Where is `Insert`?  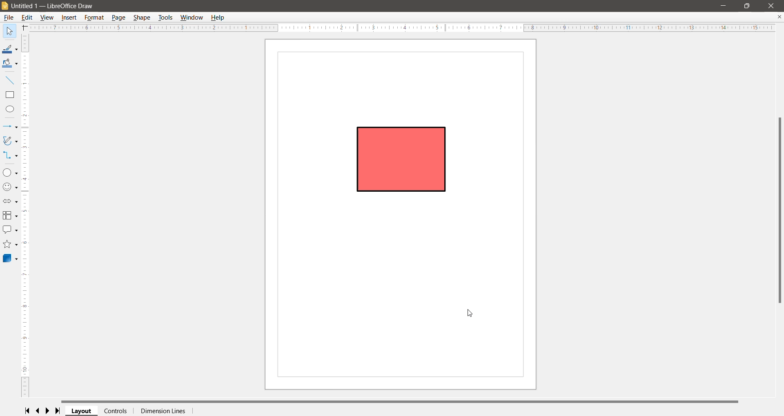 Insert is located at coordinates (70, 17).